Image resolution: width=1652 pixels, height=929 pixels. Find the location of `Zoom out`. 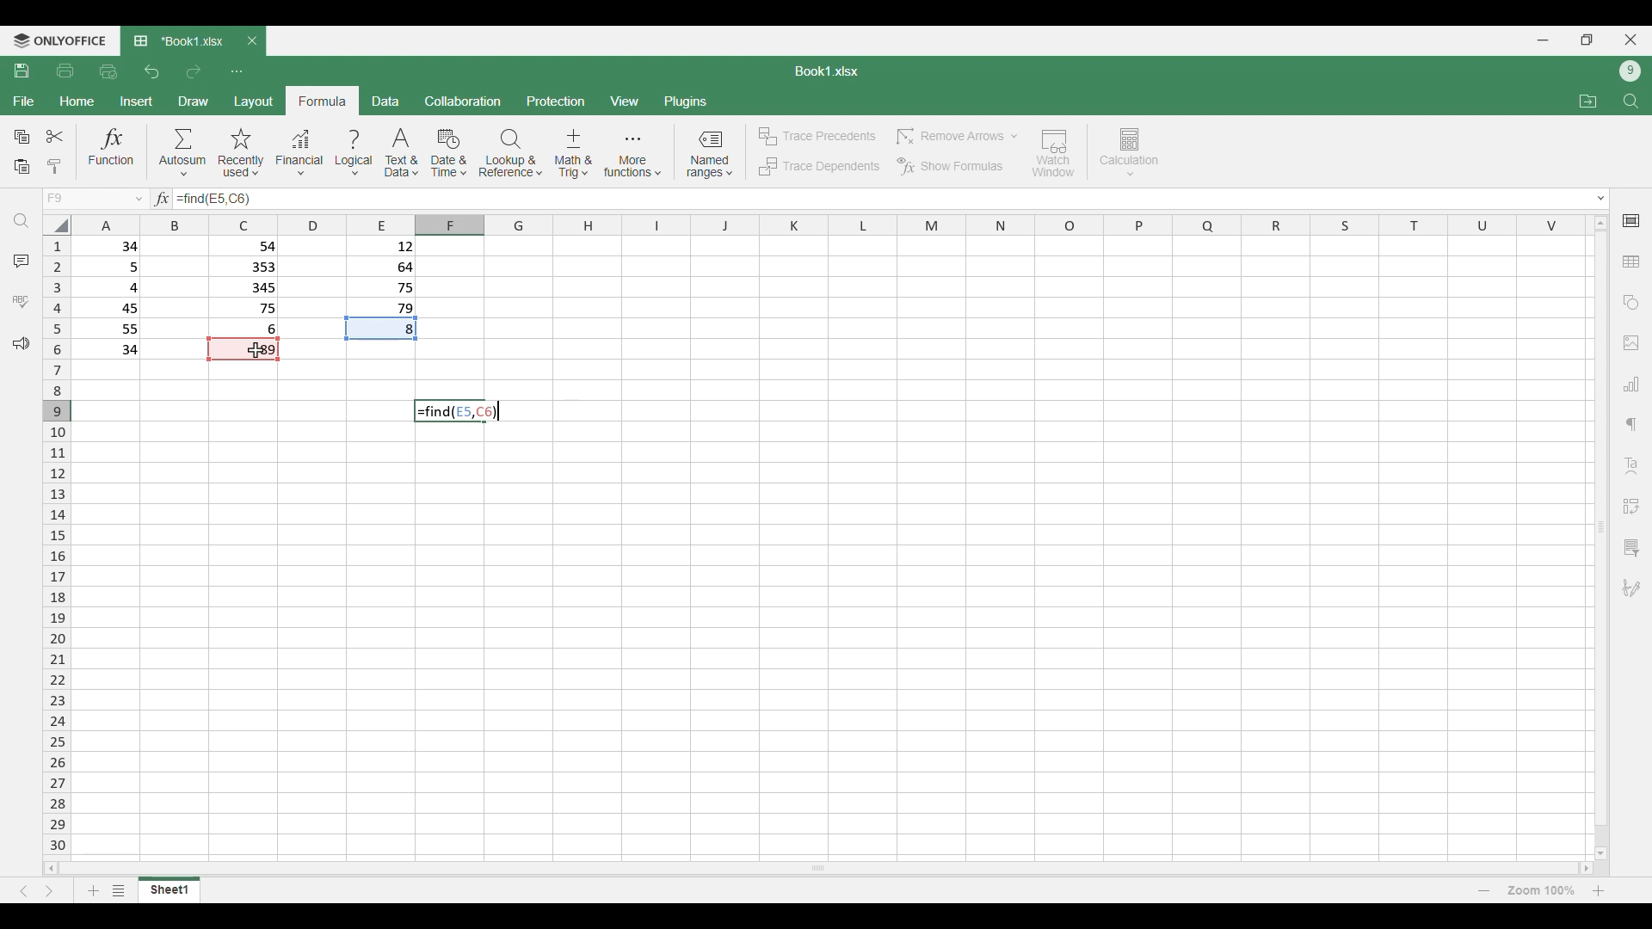

Zoom out is located at coordinates (1484, 890).